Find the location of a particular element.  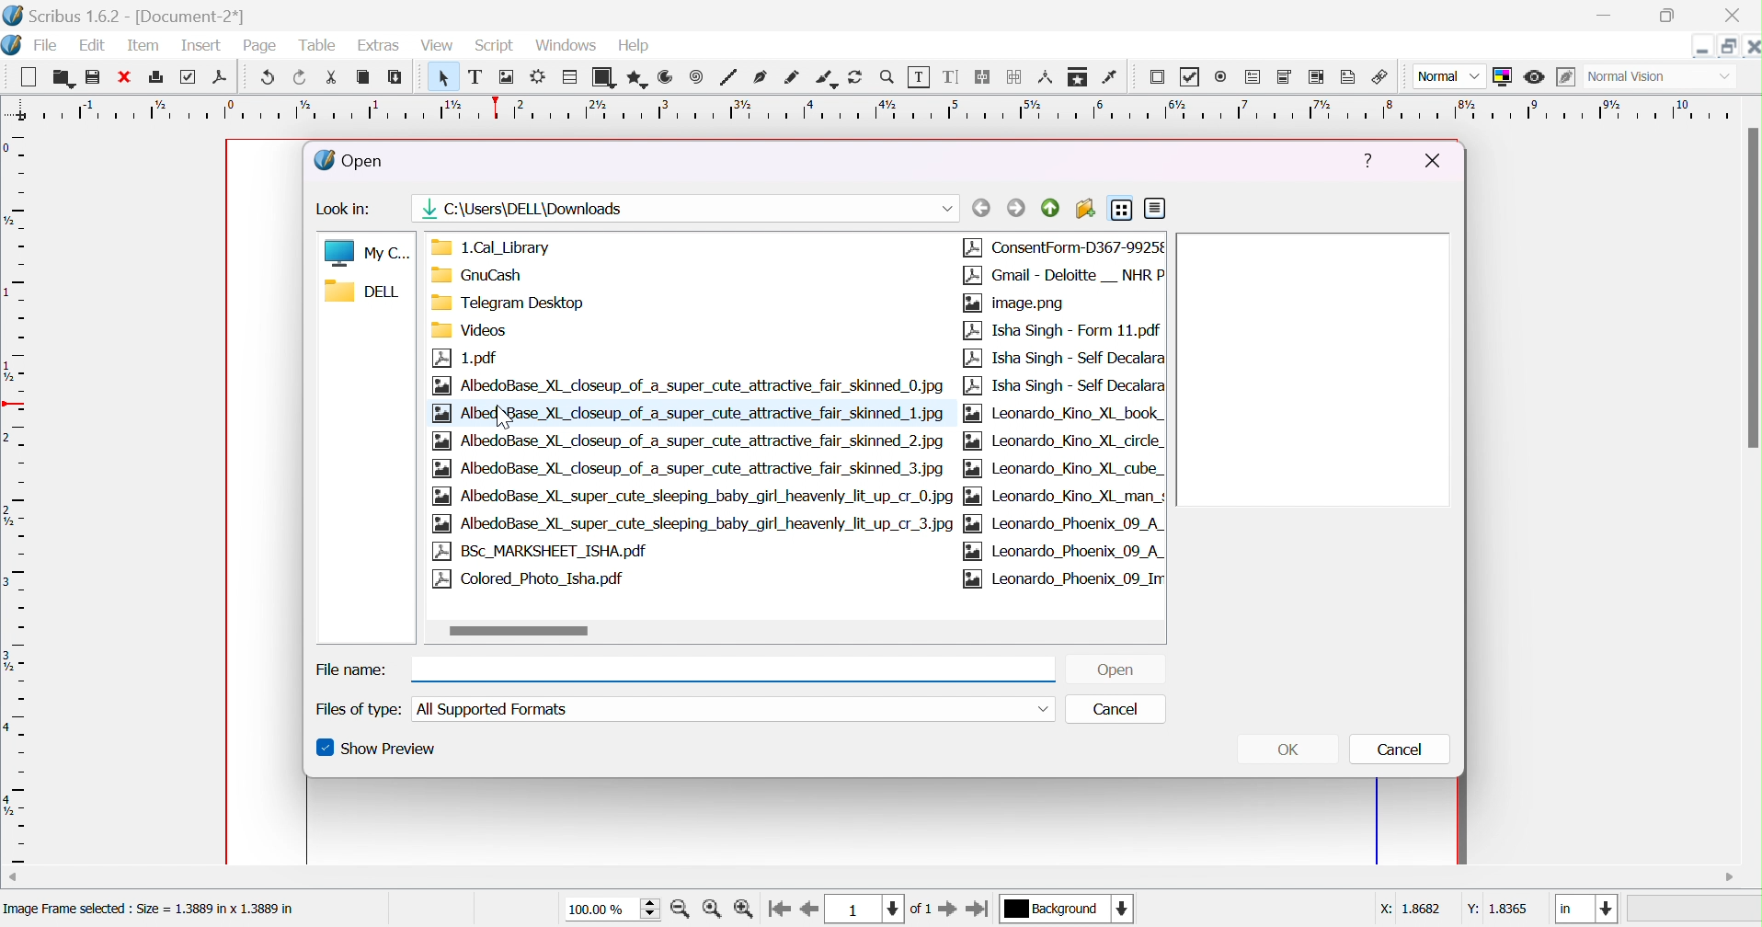

all supported formats is located at coordinates (494, 708).